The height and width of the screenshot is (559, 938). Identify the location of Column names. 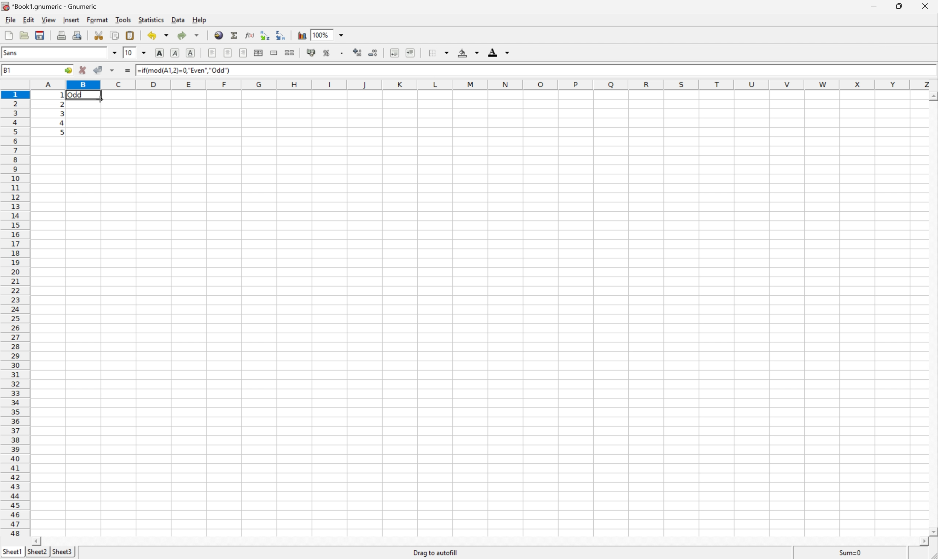
(484, 84).